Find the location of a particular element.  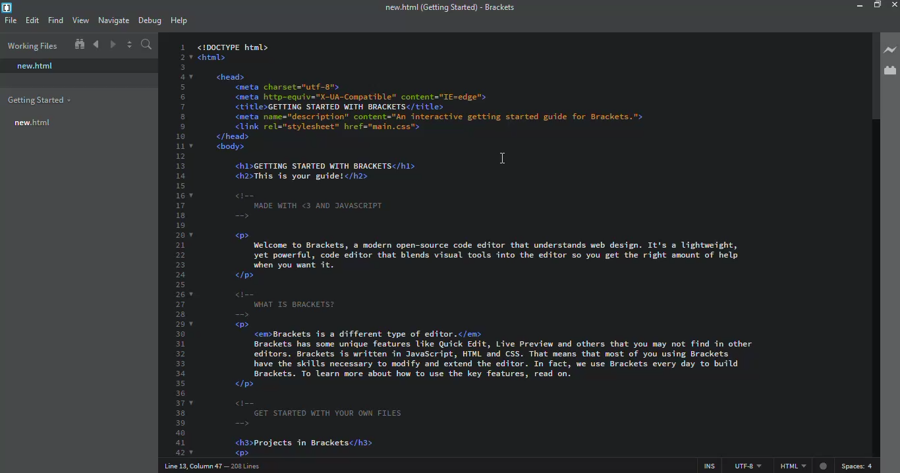

close is located at coordinates (893, 5).